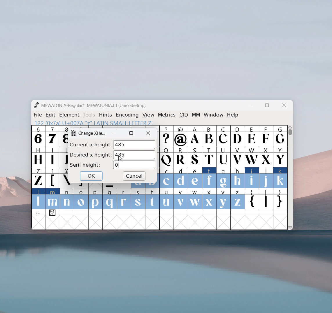  I want to click on hints, so click(106, 115).